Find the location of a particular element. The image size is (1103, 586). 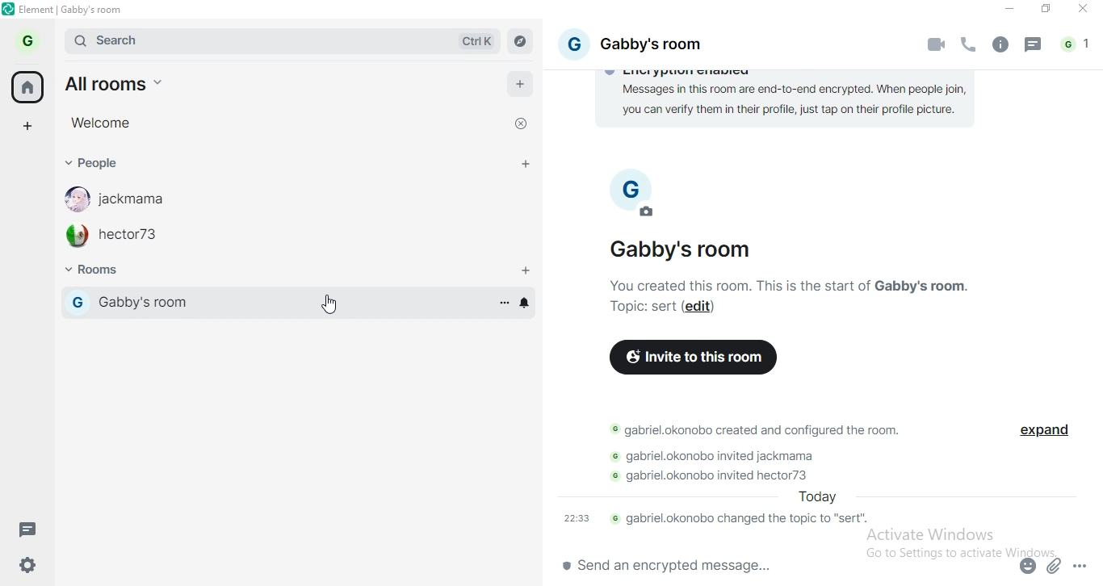

text 6 is located at coordinates (719, 520).